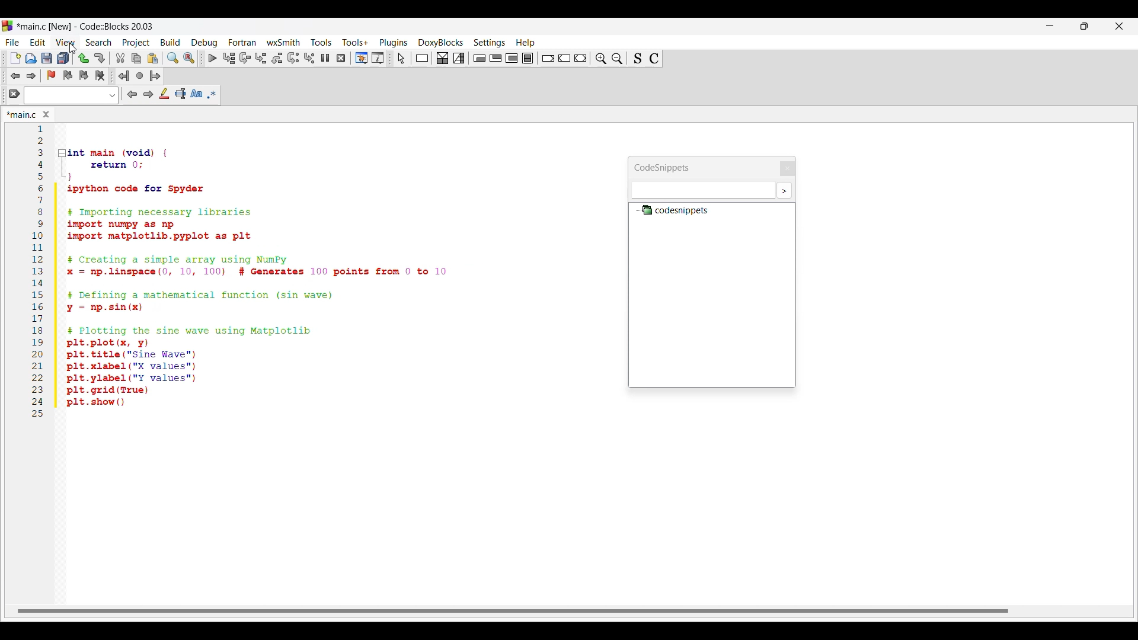  Describe the element at coordinates (63, 58) in the screenshot. I see `Save everything` at that location.